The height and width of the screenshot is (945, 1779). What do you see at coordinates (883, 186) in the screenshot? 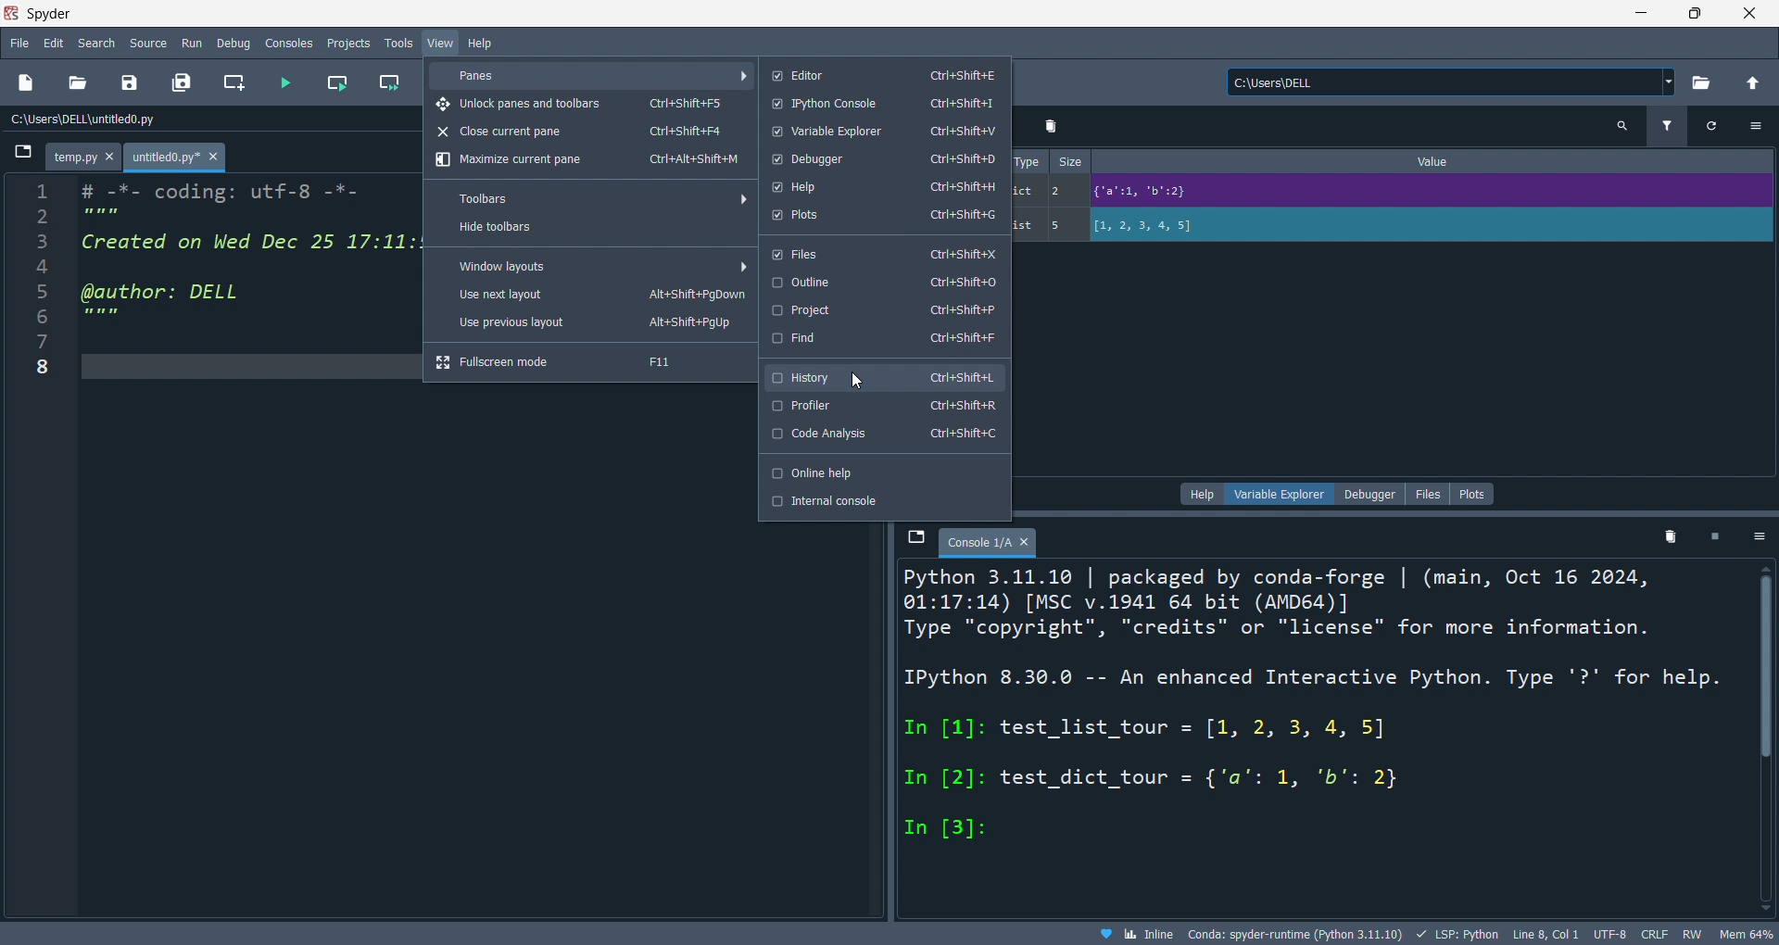
I see `help` at bounding box center [883, 186].